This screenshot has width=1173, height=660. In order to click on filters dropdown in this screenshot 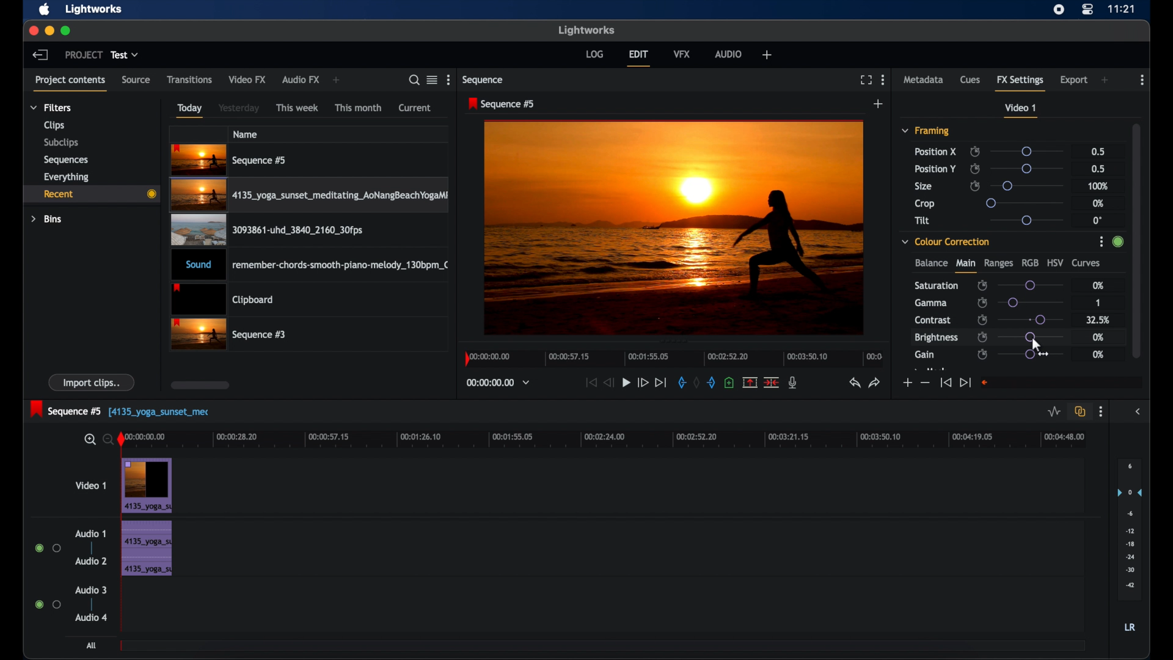, I will do `click(54, 108)`.